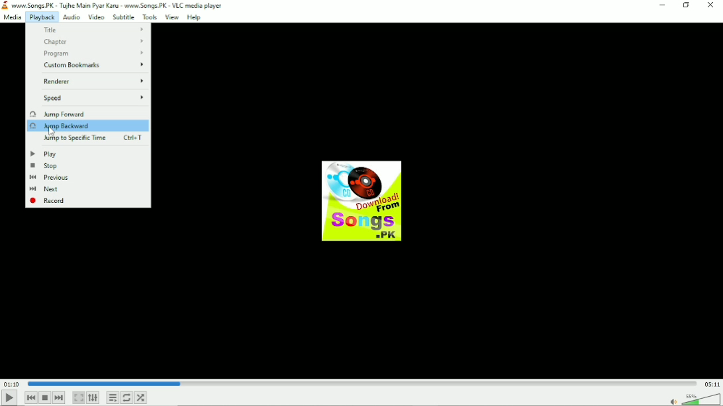 The height and width of the screenshot is (406, 723). Describe the element at coordinates (93, 398) in the screenshot. I see `Show extended settings` at that location.